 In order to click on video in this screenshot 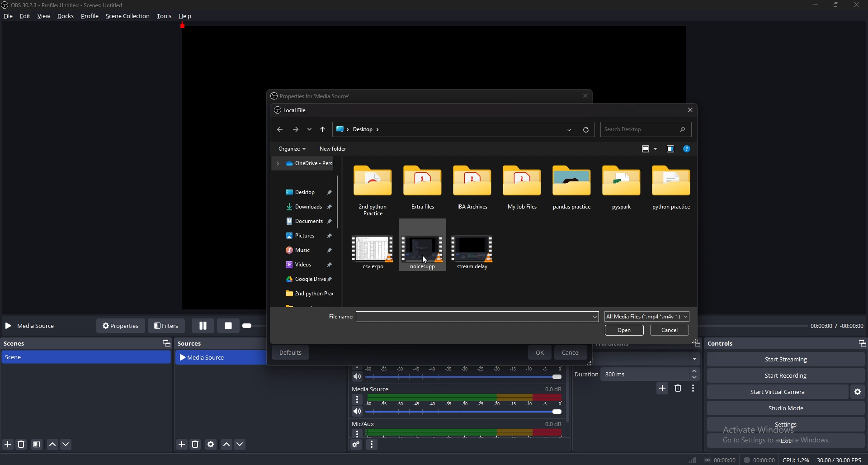, I will do `click(373, 251)`.